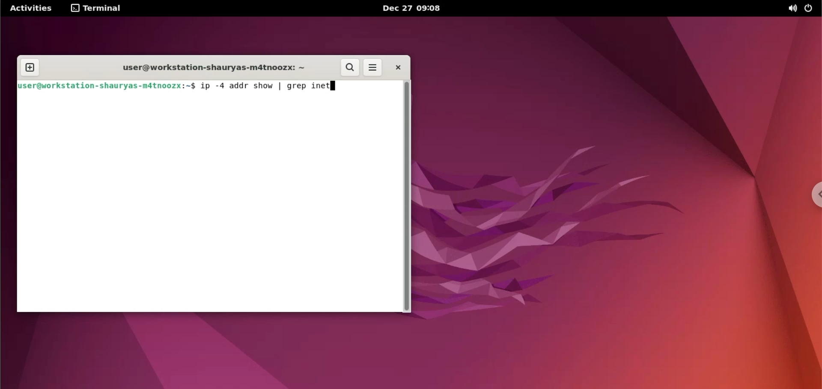 The height and width of the screenshot is (389, 822). Describe the element at coordinates (791, 8) in the screenshot. I see `sound options` at that location.